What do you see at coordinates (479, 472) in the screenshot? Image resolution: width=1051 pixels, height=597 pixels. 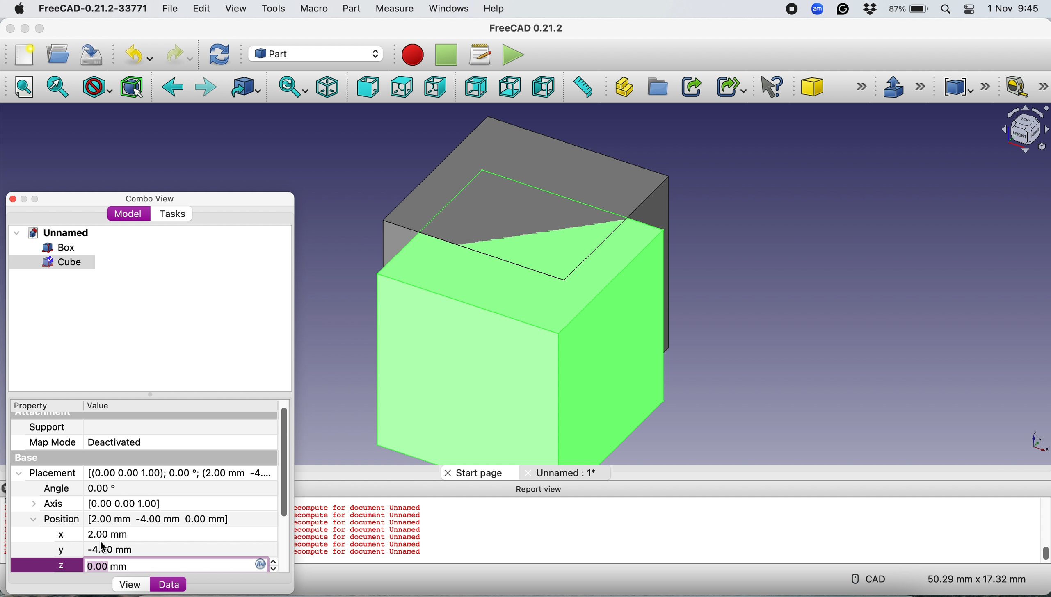 I see `Start page` at bounding box center [479, 472].